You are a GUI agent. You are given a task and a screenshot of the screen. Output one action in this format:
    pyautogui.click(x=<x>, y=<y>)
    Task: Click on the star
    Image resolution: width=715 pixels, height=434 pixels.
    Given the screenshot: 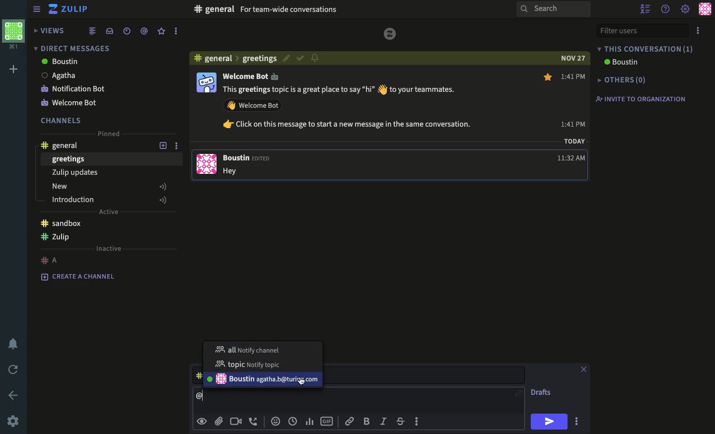 What is the action you would take?
    pyautogui.click(x=547, y=76)
    